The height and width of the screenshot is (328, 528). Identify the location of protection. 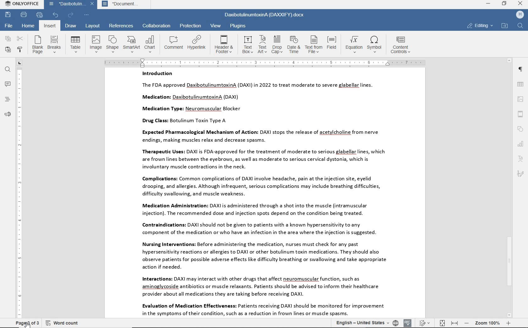
(190, 26).